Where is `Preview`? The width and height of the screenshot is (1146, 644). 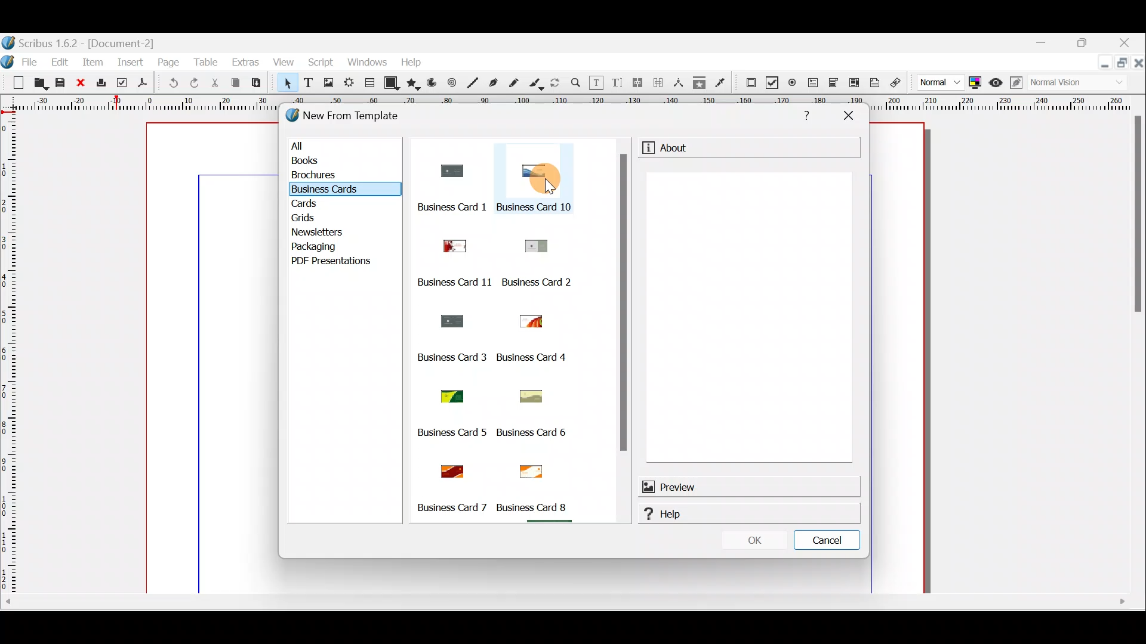 Preview is located at coordinates (748, 486).